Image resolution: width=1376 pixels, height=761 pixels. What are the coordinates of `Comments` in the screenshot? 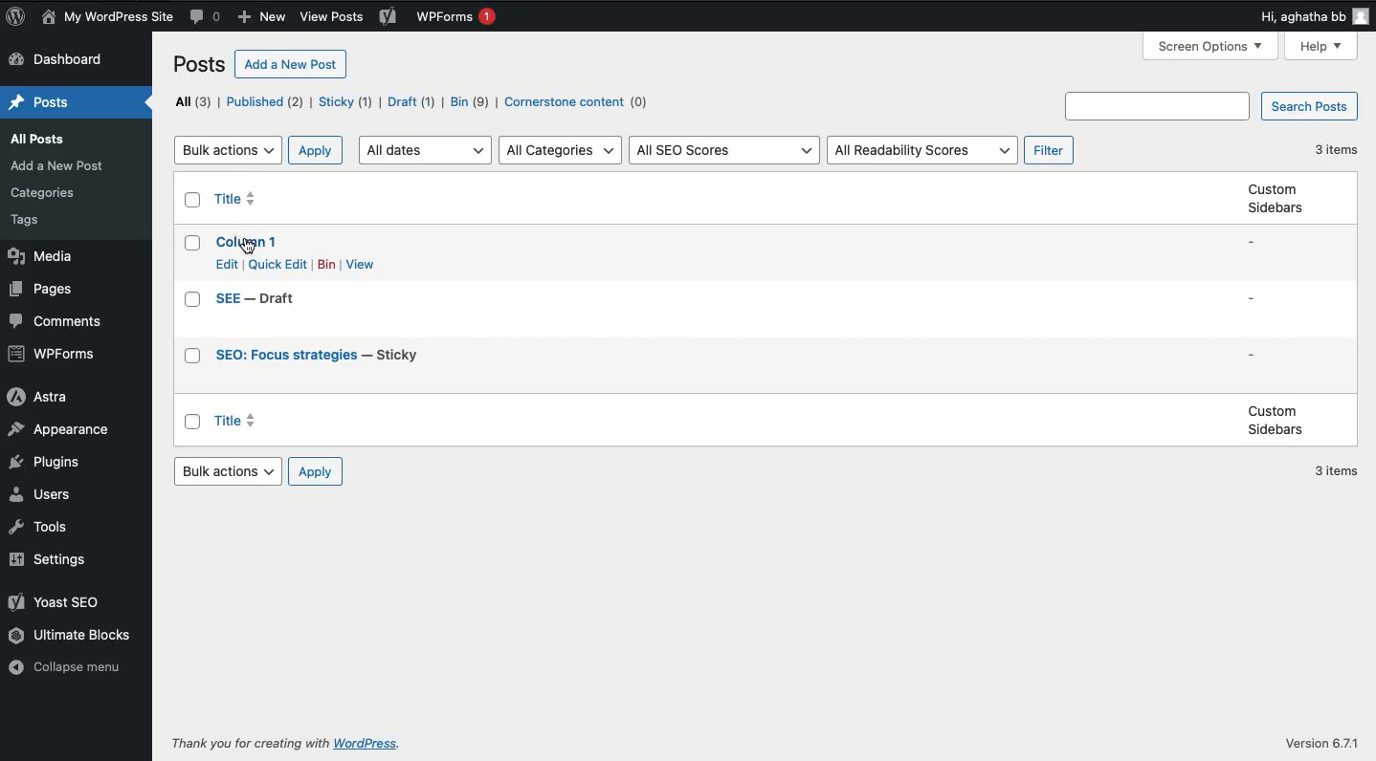 It's located at (61, 320).